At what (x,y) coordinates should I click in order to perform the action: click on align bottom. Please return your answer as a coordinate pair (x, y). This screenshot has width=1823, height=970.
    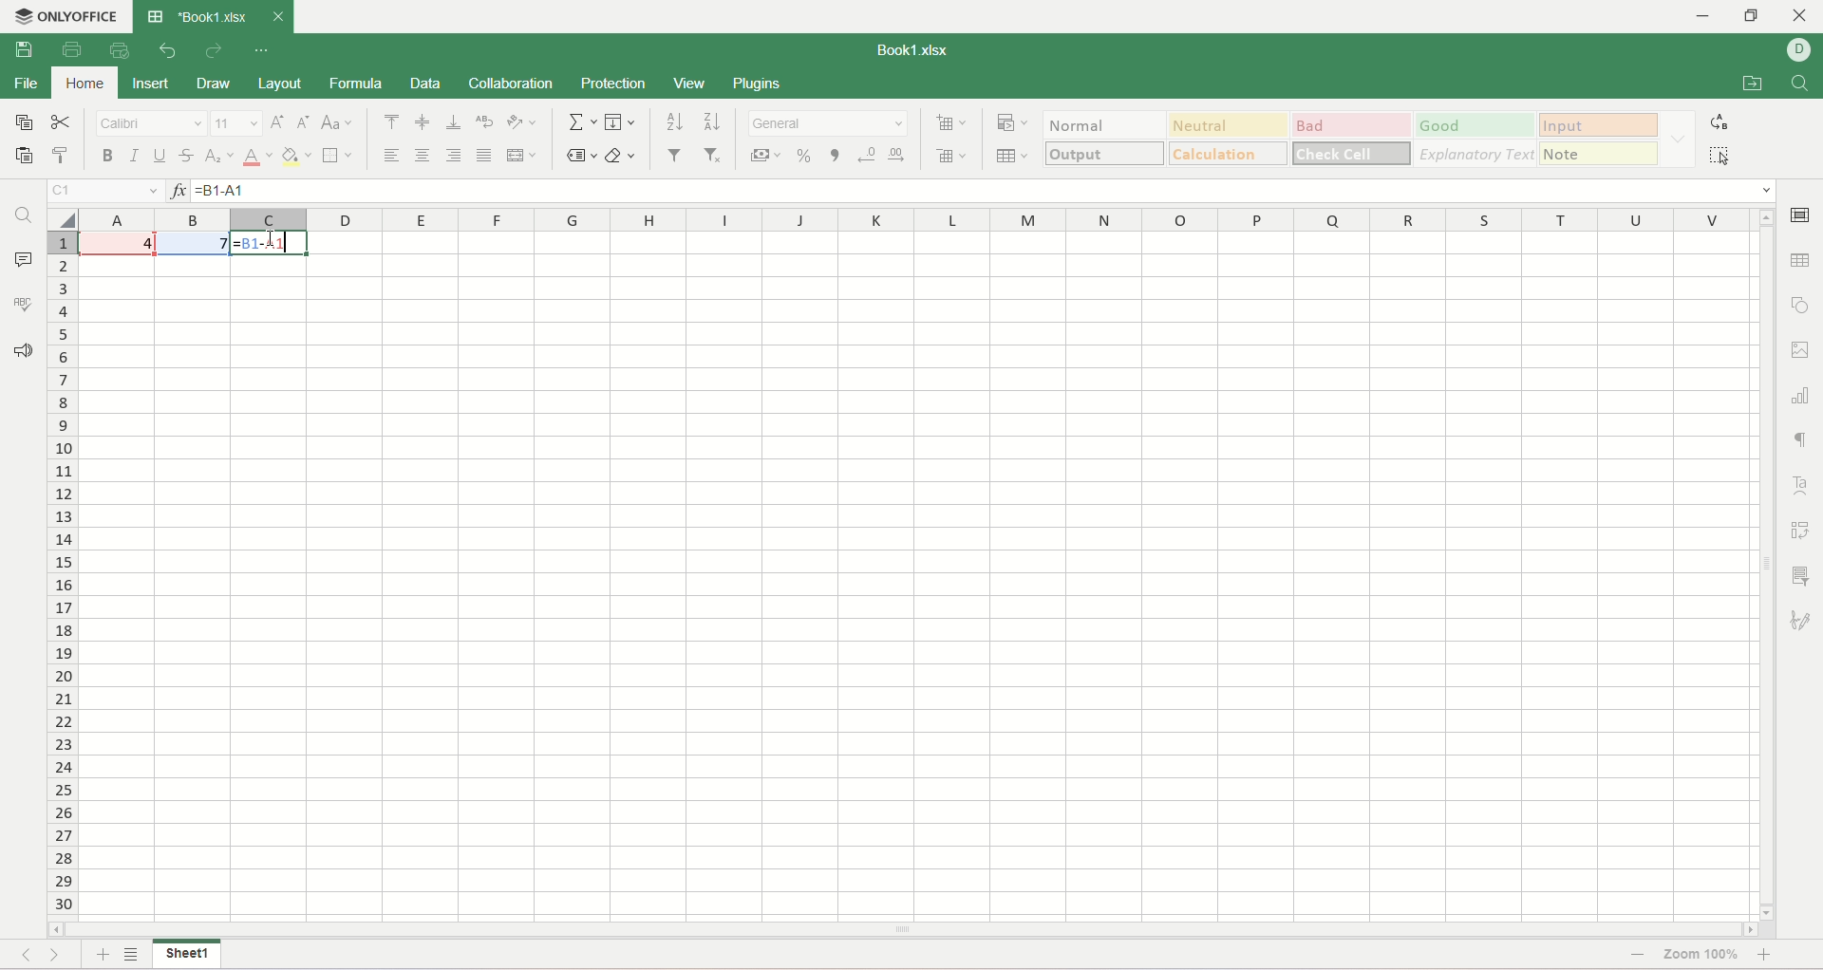
    Looking at the image, I should click on (454, 122).